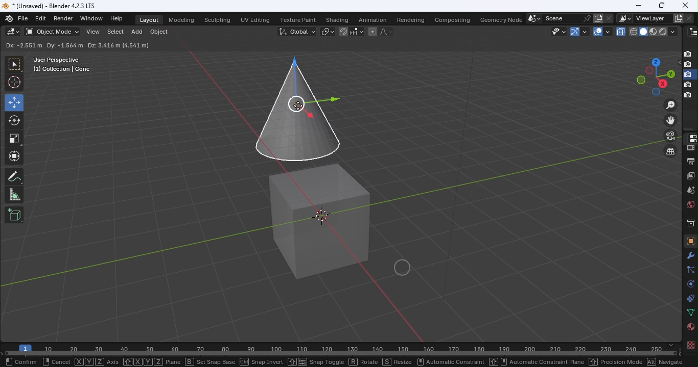 This screenshot has width=698, height=367. Describe the element at coordinates (624, 18) in the screenshot. I see `The active workspace view layer showing in the window` at that location.